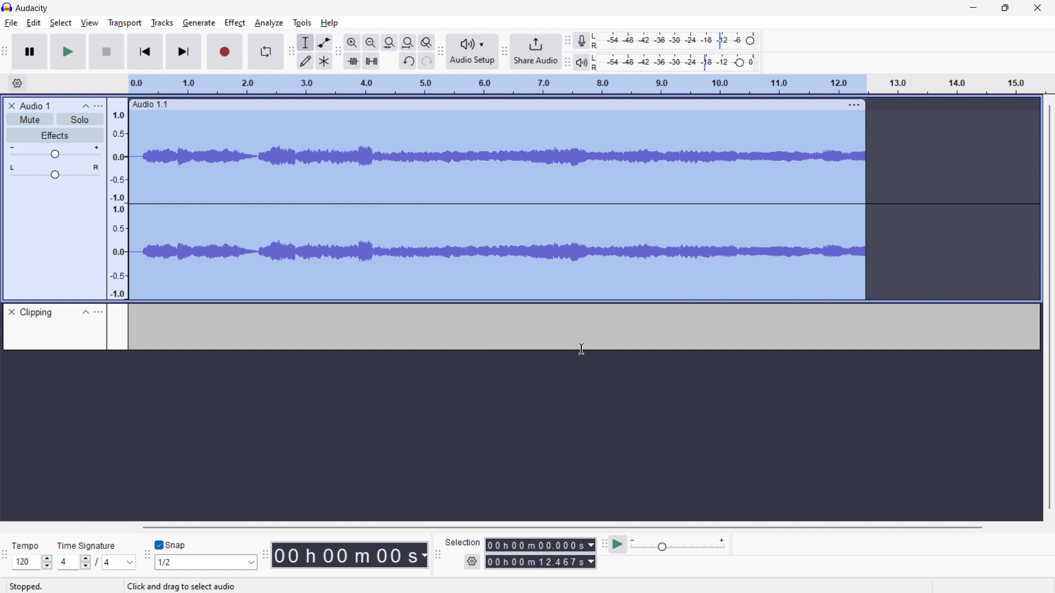  Describe the element at coordinates (674, 40) in the screenshot. I see `recording level` at that location.